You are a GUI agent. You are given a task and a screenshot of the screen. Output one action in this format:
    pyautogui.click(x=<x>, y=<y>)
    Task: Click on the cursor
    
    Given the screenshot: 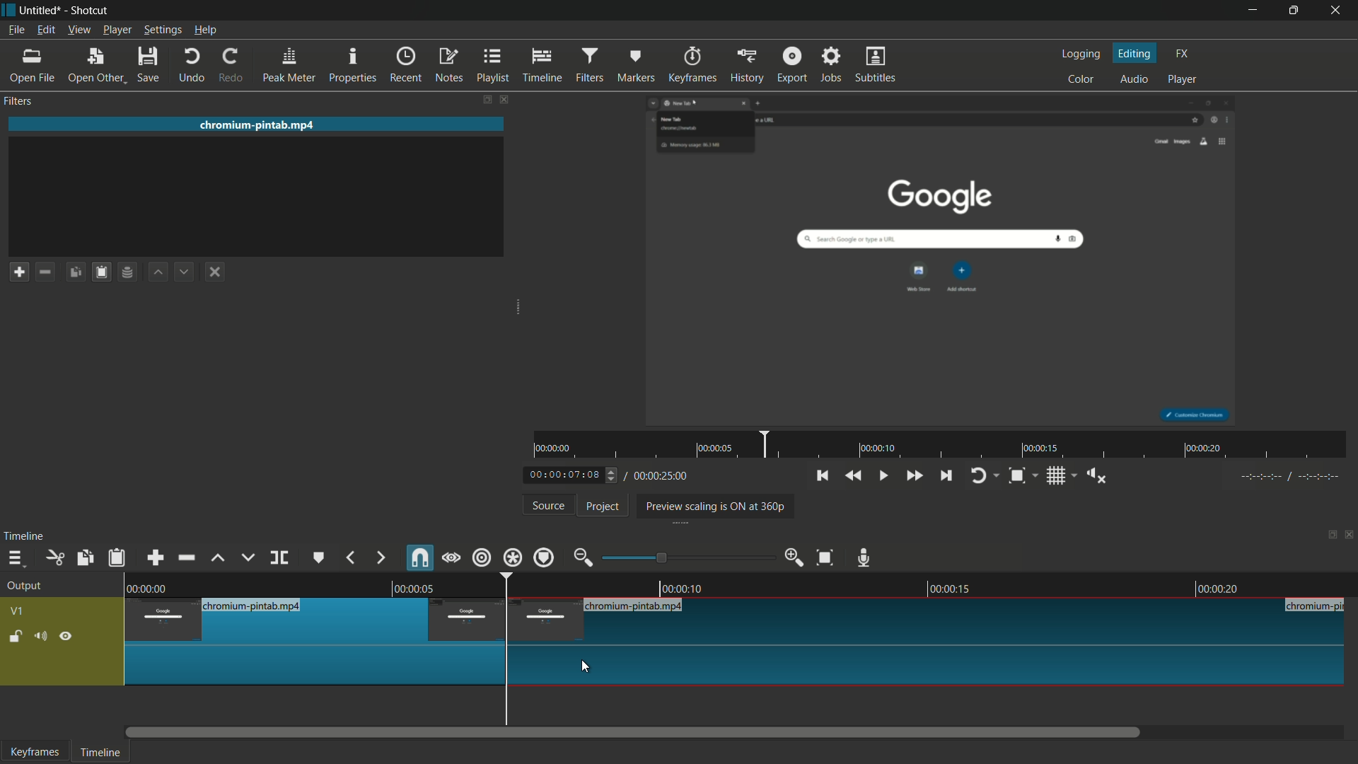 What is the action you would take?
    pyautogui.click(x=584, y=666)
    